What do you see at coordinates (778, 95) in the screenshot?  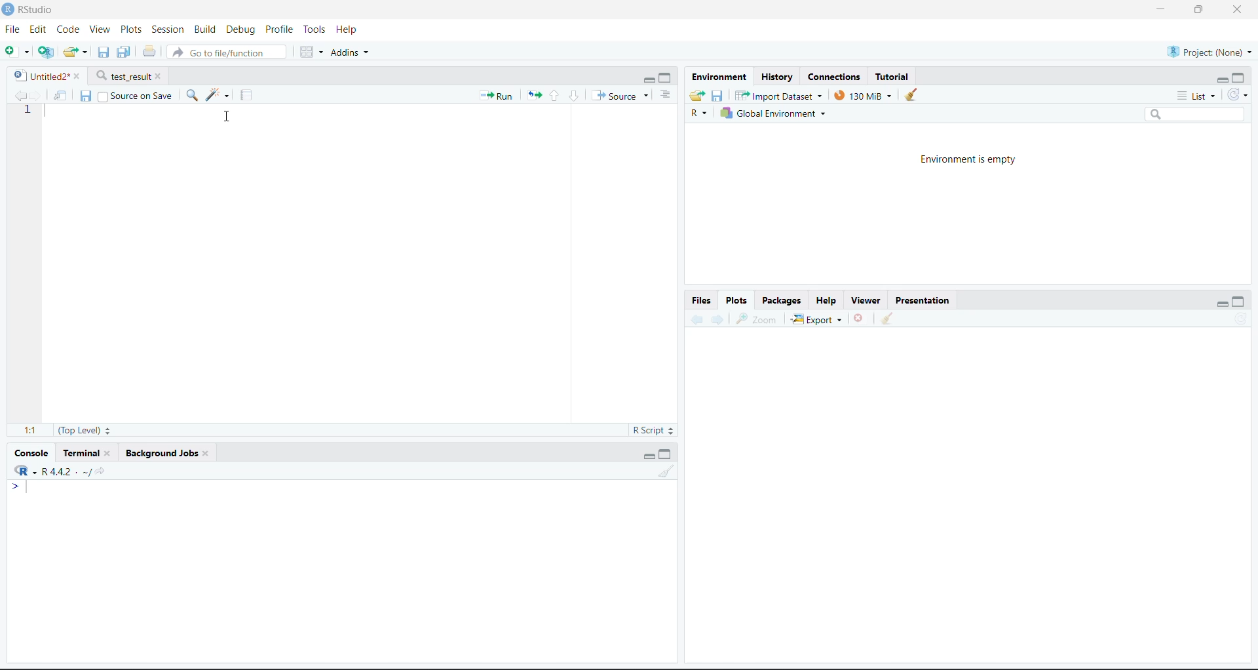 I see `Import Dataset` at bounding box center [778, 95].